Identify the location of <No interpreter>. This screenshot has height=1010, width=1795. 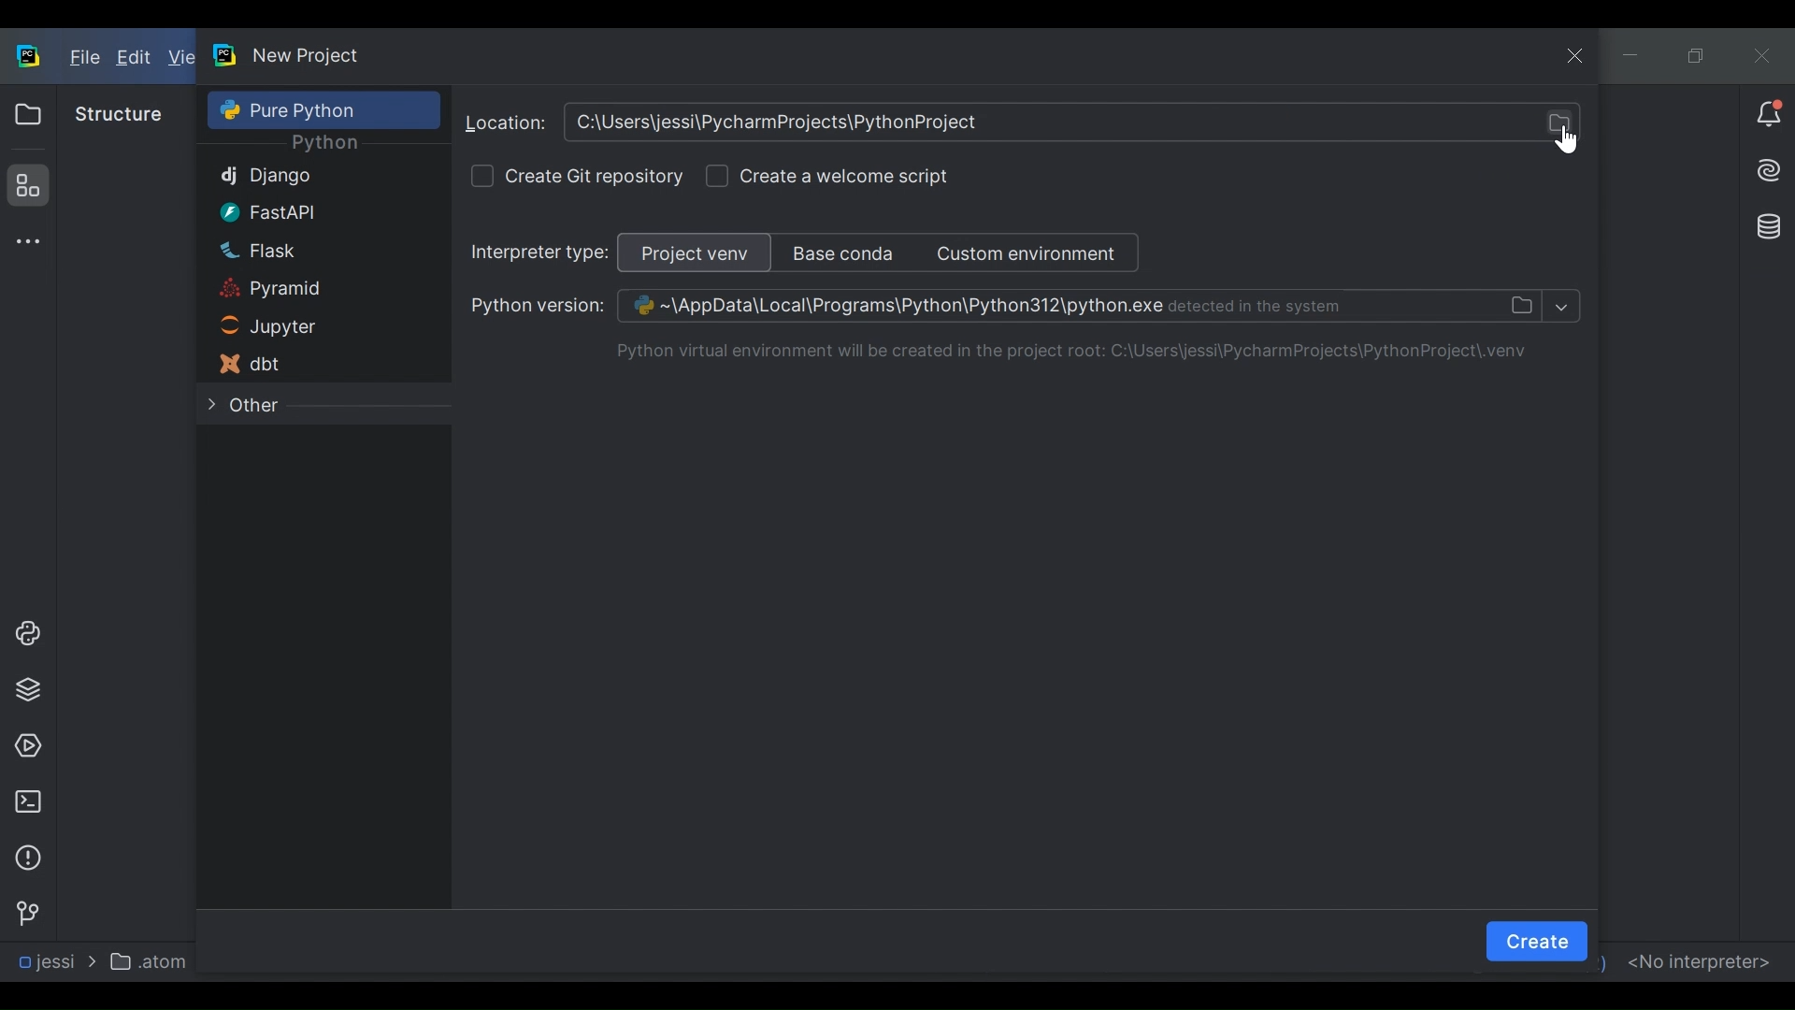
(1698, 959).